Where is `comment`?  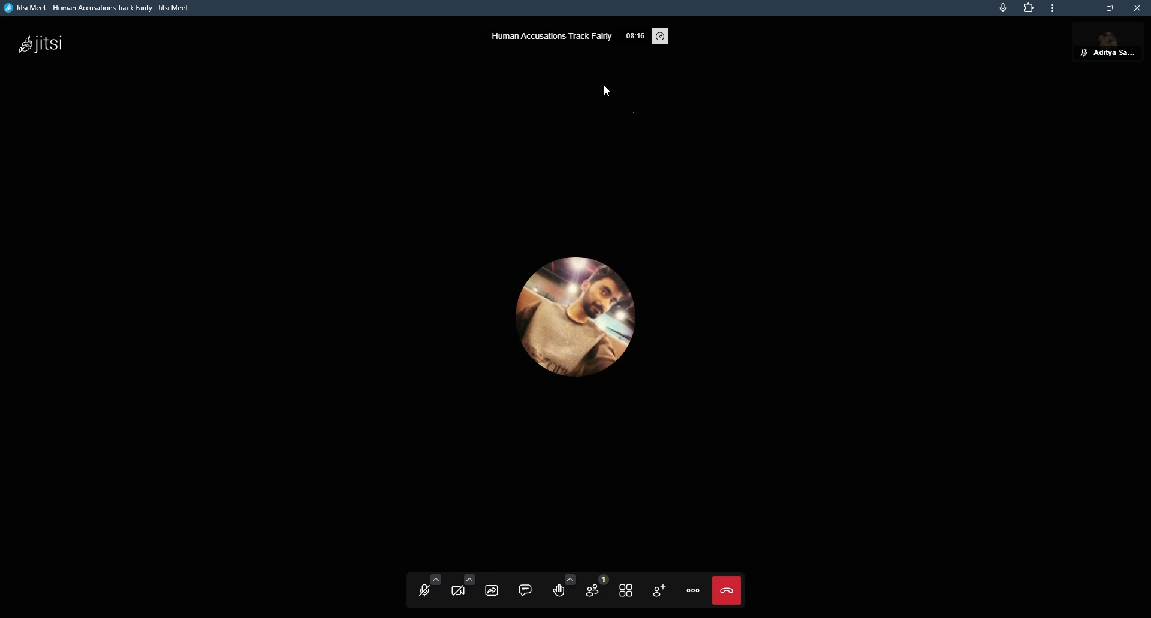 comment is located at coordinates (528, 590).